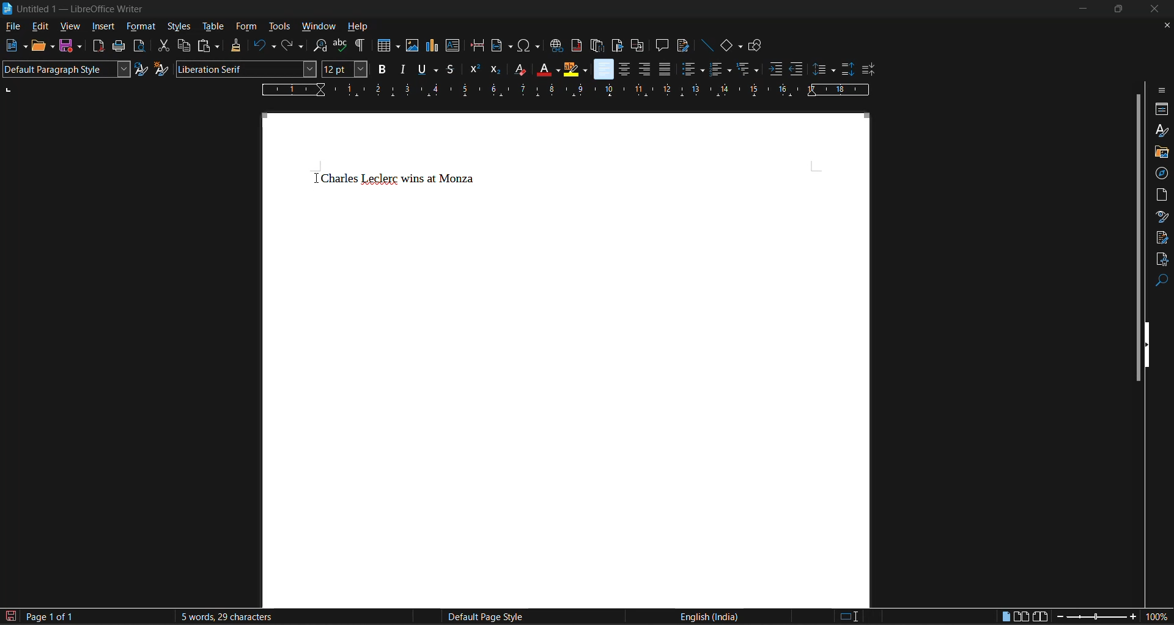  Describe the element at coordinates (426, 70) in the screenshot. I see `underline` at that location.